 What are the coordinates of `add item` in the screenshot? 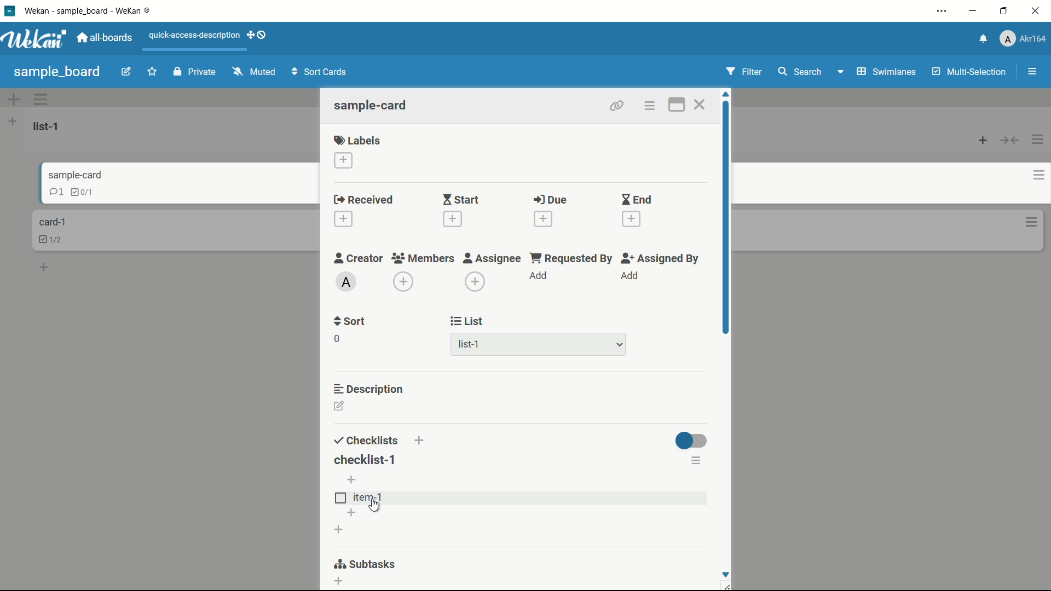 It's located at (350, 514).